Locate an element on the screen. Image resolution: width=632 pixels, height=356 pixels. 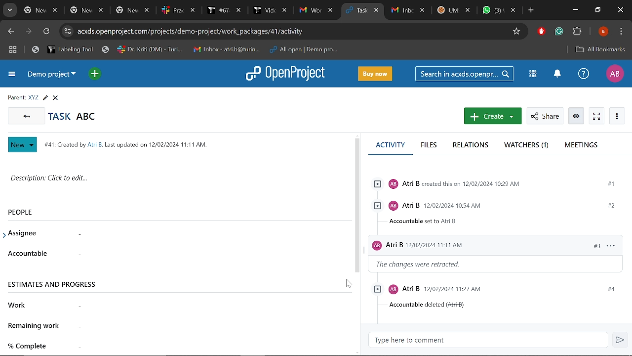
meetings is located at coordinates (581, 146).